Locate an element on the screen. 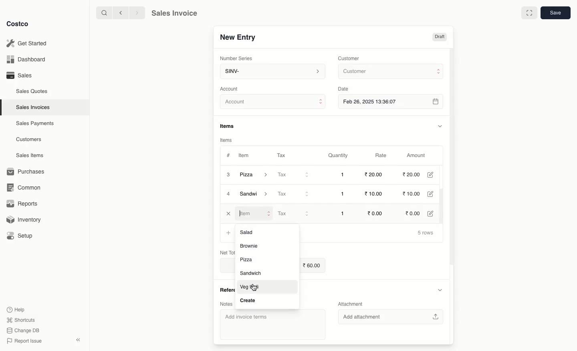  Account is located at coordinates (273, 103).